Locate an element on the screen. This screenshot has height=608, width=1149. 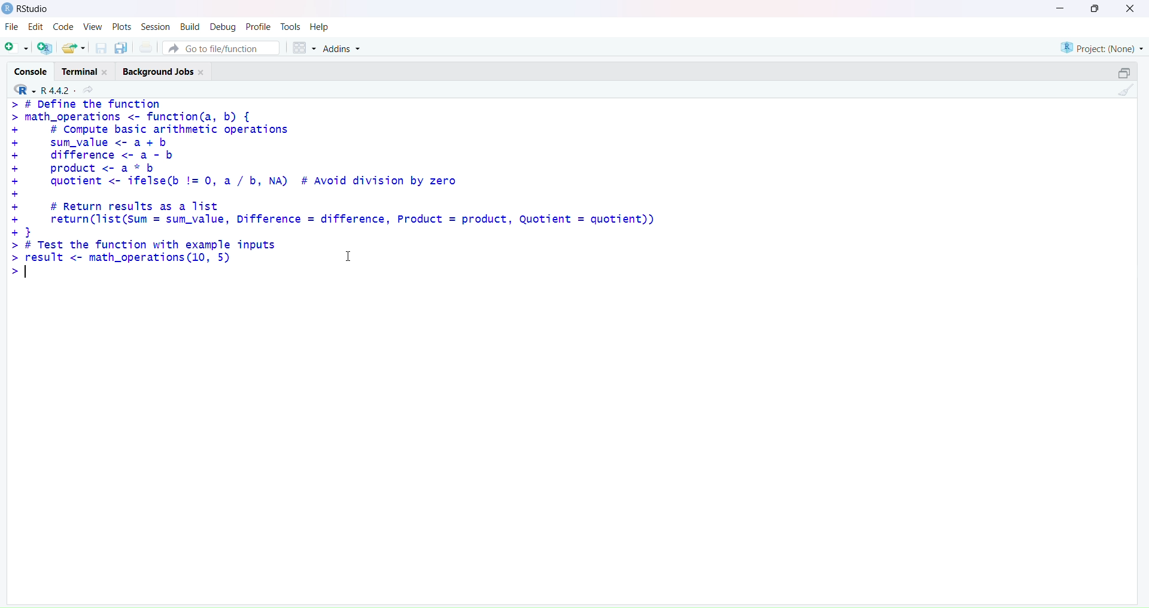
Workspace panes is located at coordinates (302, 47).